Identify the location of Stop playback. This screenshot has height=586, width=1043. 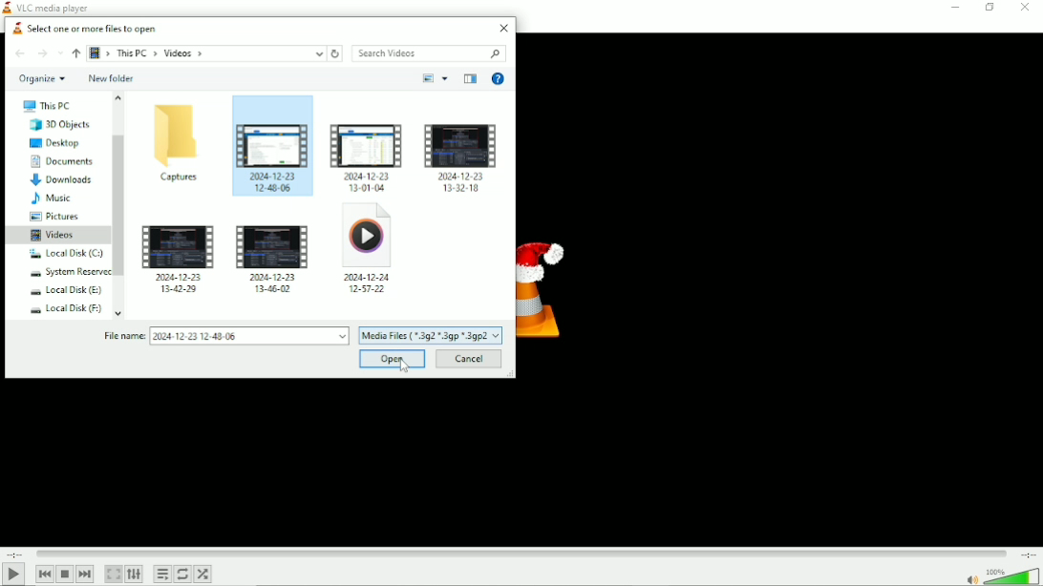
(65, 574).